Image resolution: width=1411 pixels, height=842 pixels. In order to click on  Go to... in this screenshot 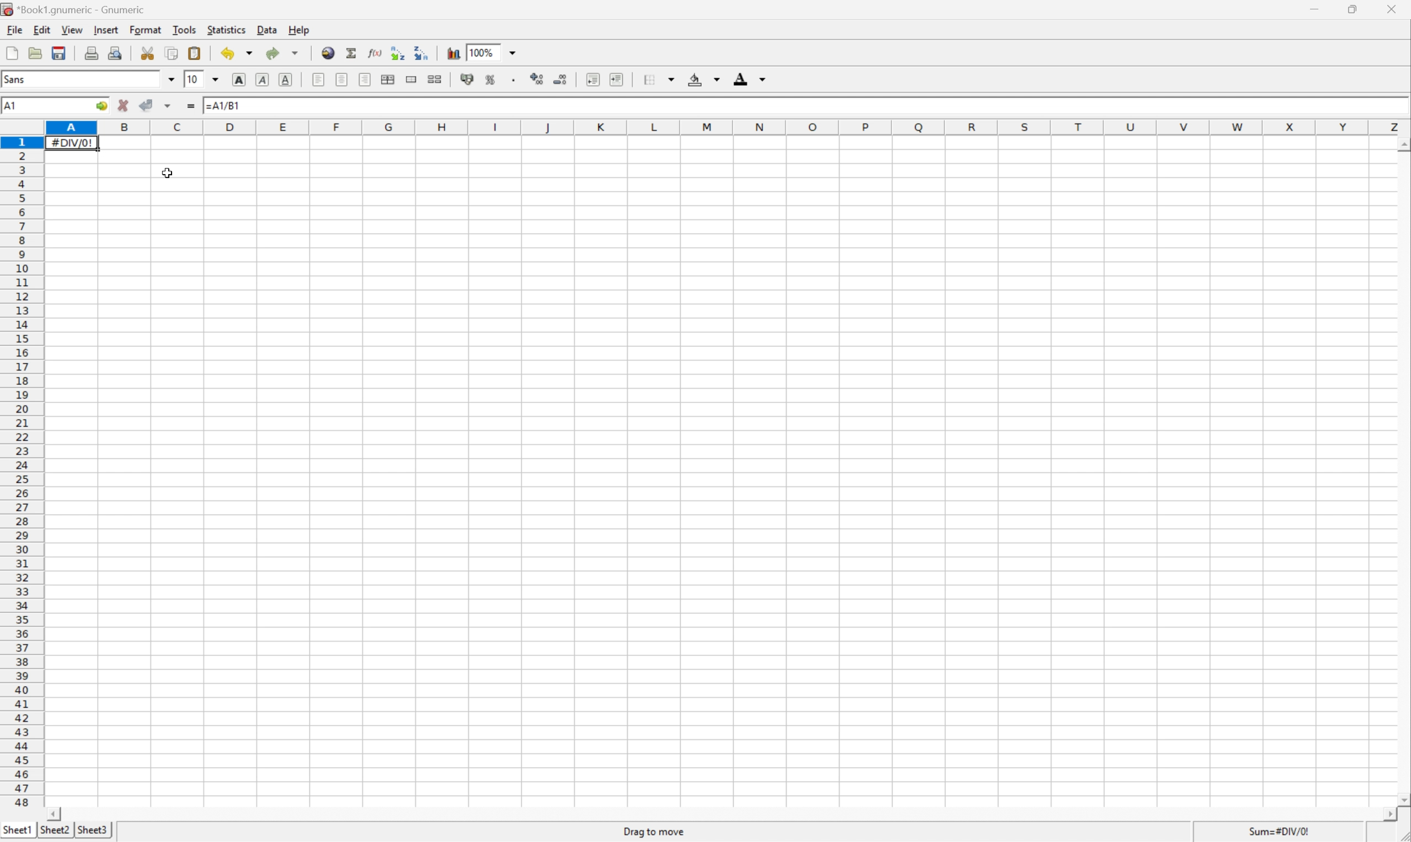, I will do `click(102, 106)`.